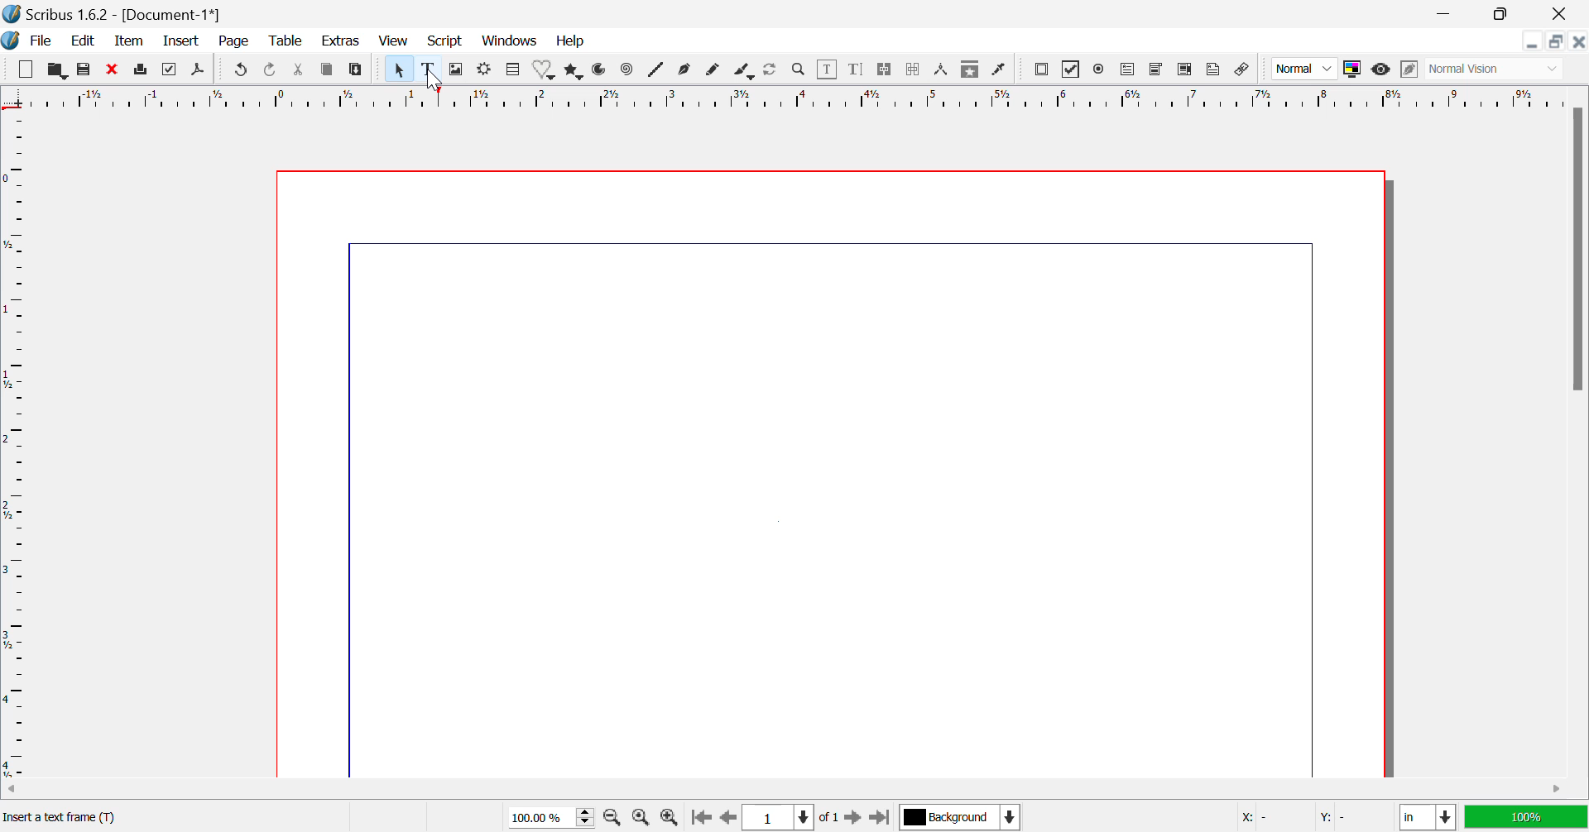 The height and width of the screenshot is (832, 1589). What do you see at coordinates (687, 72) in the screenshot?
I see `Bezier Curve` at bounding box center [687, 72].